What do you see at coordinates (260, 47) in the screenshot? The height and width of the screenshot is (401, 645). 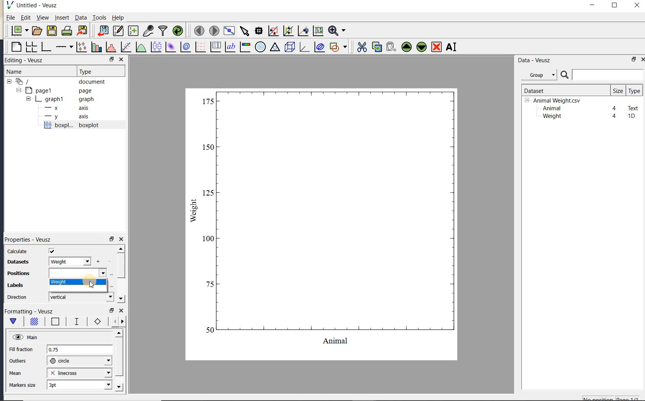 I see `polar graph` at bounding box center [260, 47].